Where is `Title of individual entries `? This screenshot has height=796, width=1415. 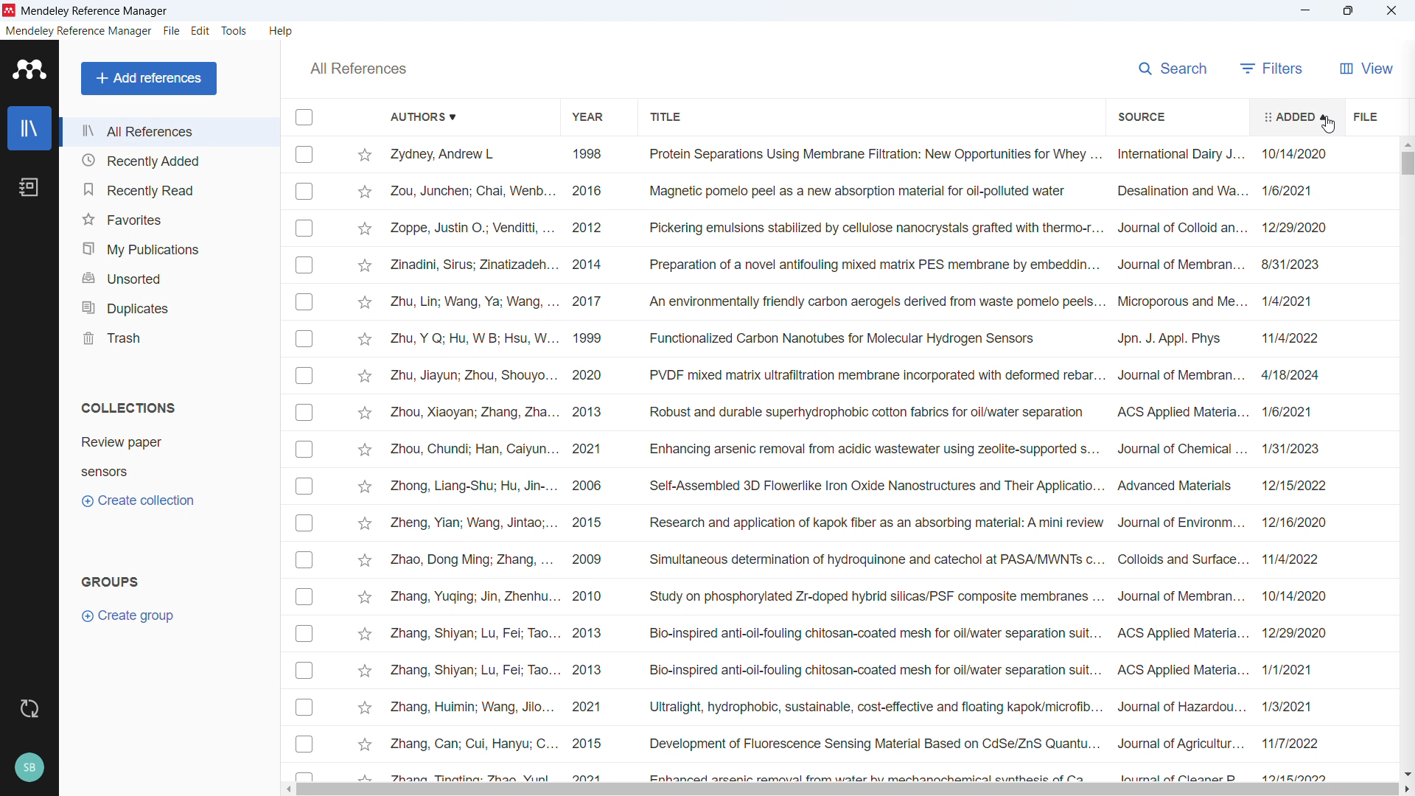
Title of individual entries  is located at coordinates (873, 462).